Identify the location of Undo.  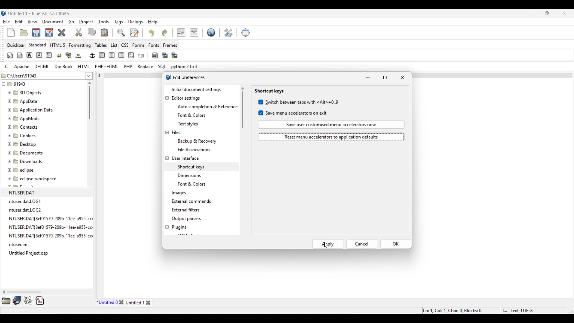
(151, 32).